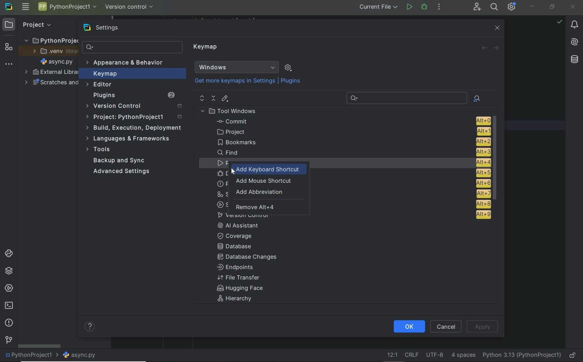  Describe the element at coordinates (552, 7) in the screenshot. I see `restore down` at that location.